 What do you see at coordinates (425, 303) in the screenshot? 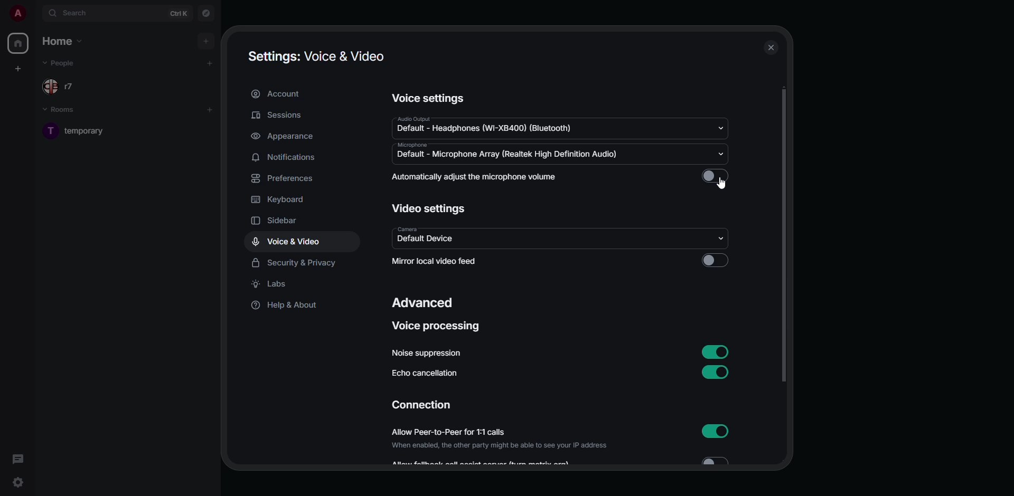
I see `advanced` at bounding box center [425, 303].